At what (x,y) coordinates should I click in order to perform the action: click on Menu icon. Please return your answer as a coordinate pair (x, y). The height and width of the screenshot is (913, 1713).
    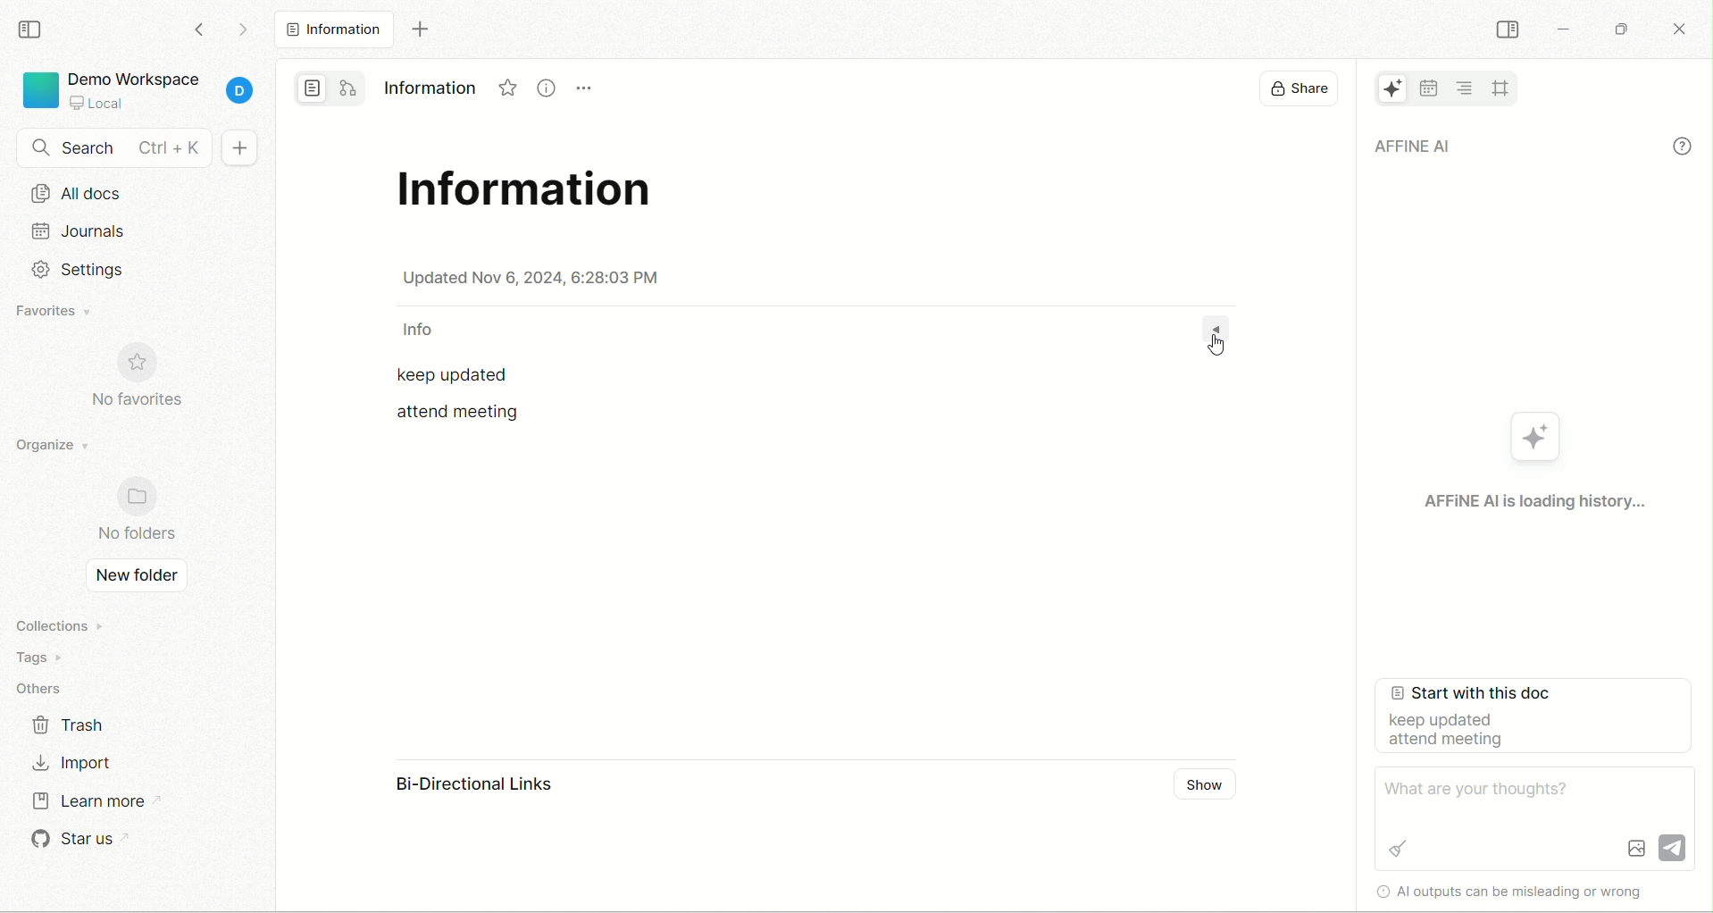
    Looking at the image, I should click on (591, 89).